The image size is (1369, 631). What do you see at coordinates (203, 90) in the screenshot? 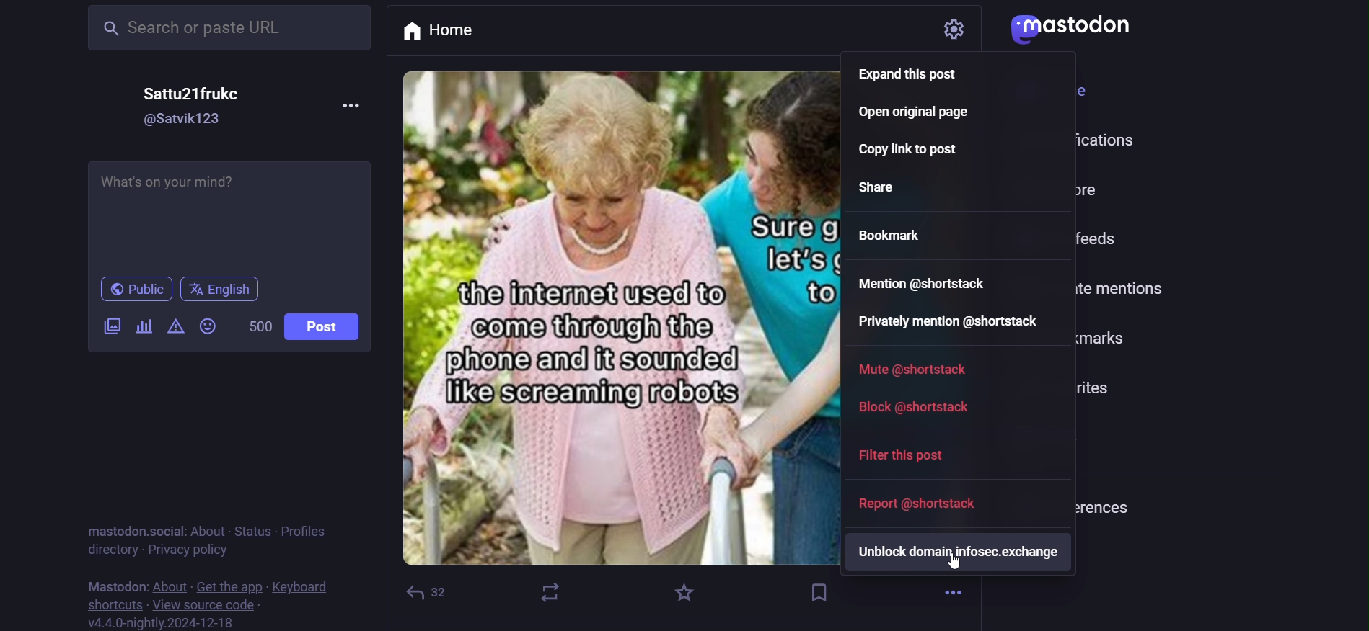
I see `sattu21frukc` at bounding box center [203, 90].